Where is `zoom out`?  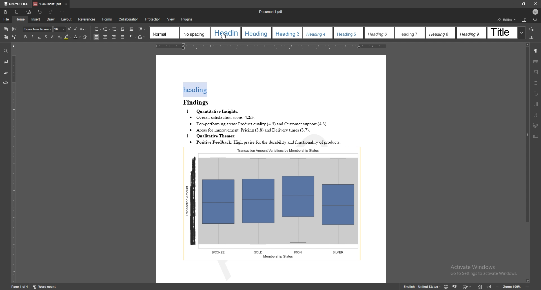
zoom out is located at coordinates (498, 287).